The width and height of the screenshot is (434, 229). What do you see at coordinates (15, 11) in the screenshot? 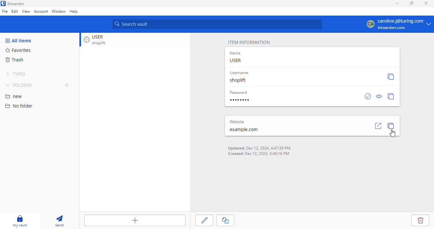
I see `edit` at bounding box center [15, 11].